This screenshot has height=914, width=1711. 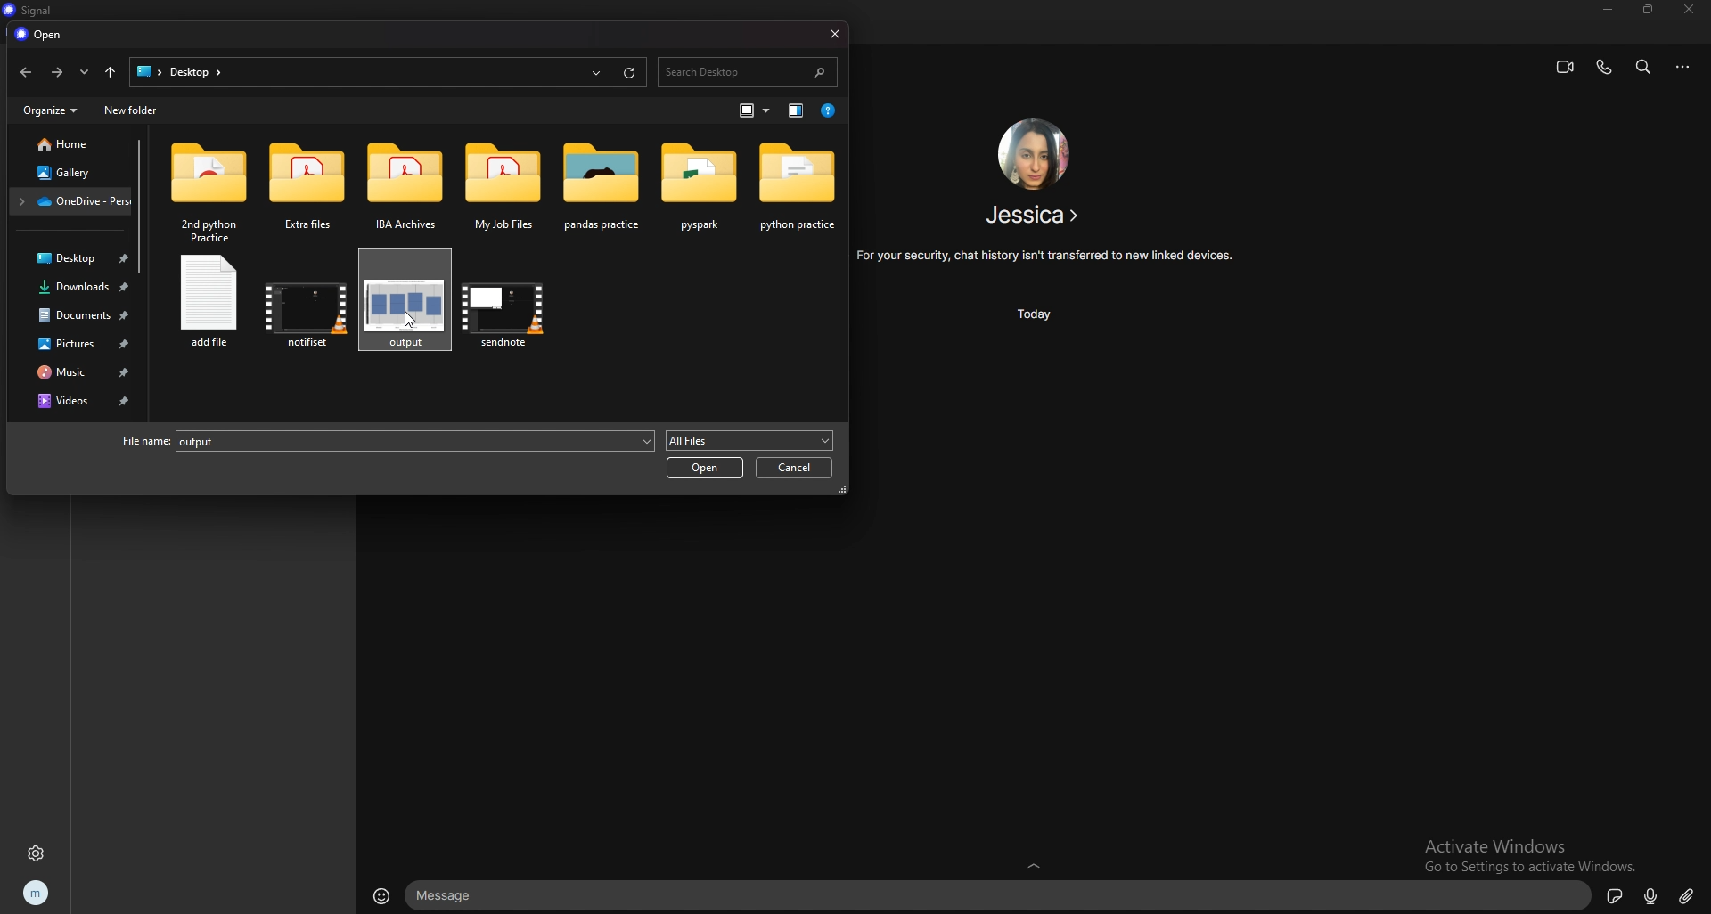 What do you see at coordinates (1046, 257) in the screenshot?
I see `info` at bounding box center [1046, 257].